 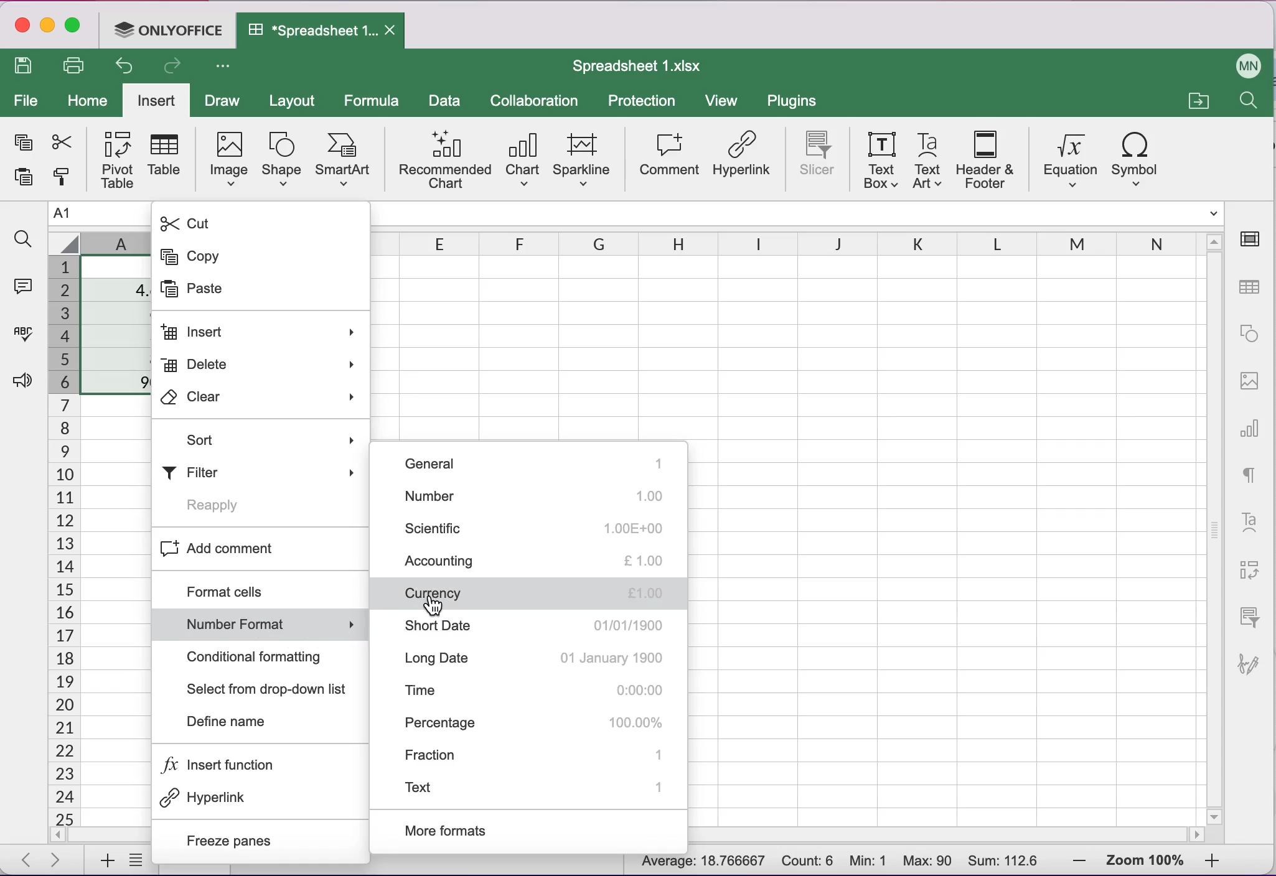 What do you see at coordinates (23, 241) in the screenshot?
I see `find` at bounding box center [23, 241].